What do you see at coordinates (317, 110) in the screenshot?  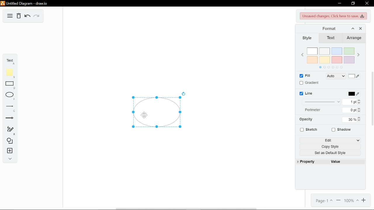 I see `Perimeter` at bounding box center [317, 110].